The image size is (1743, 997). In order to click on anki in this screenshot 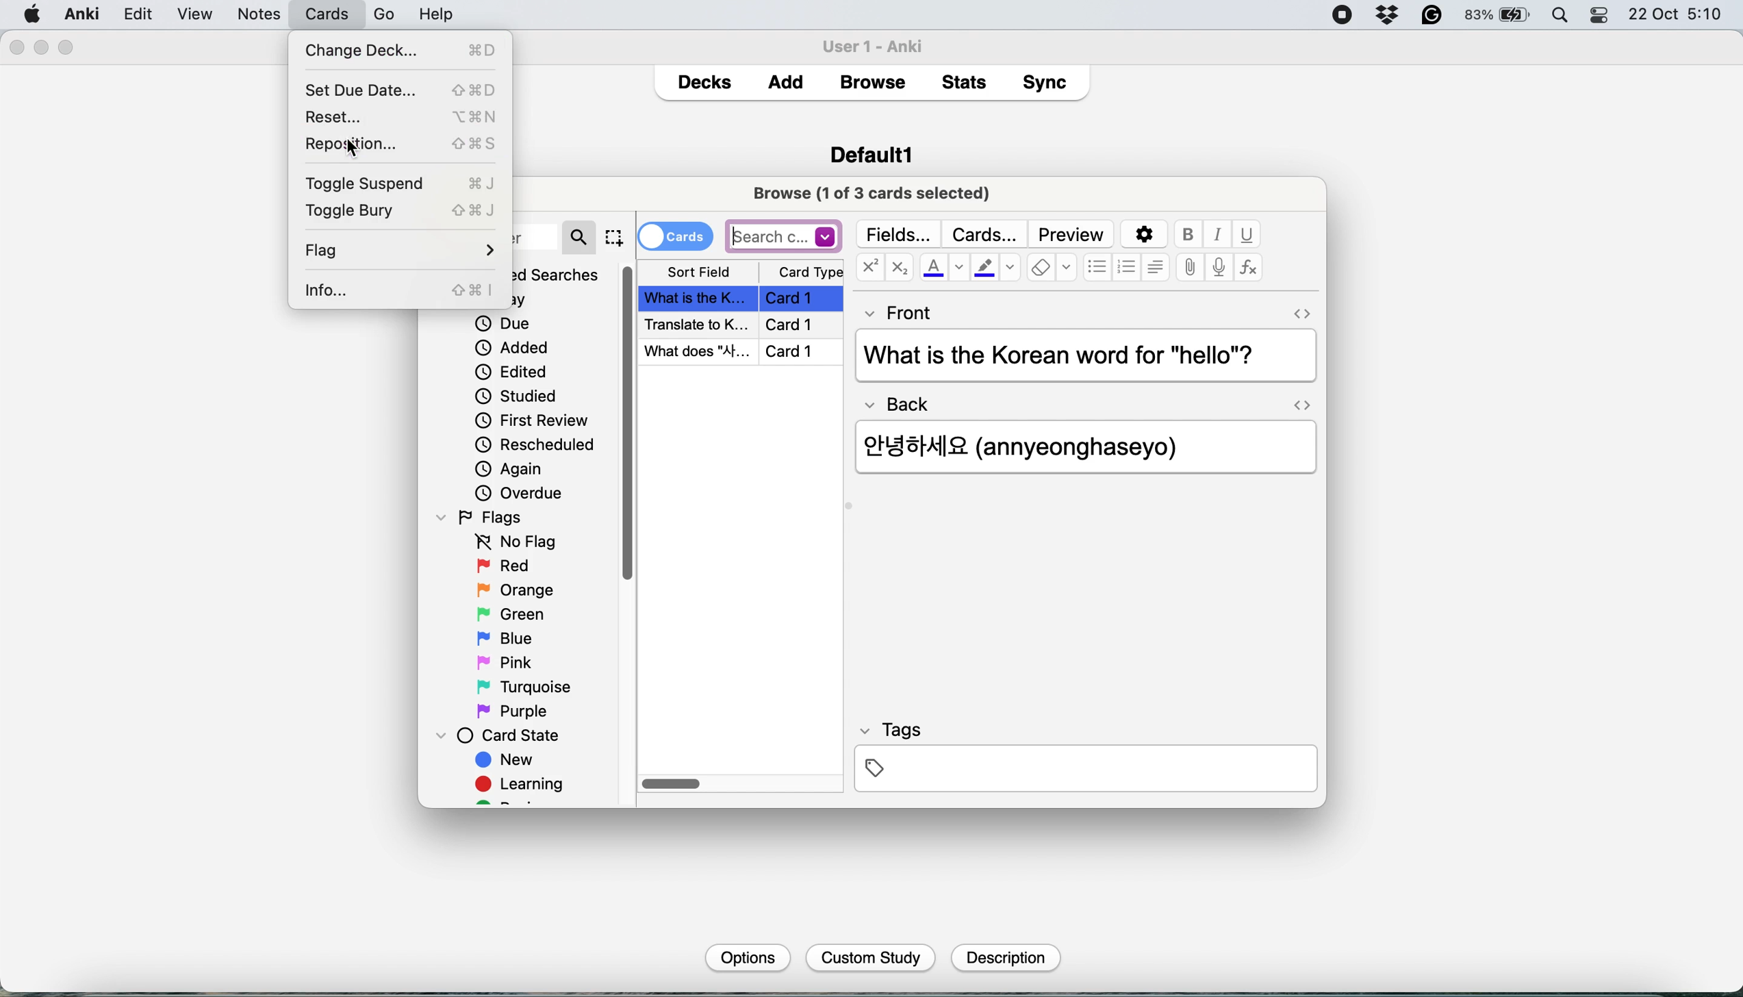, I will do `click(84, 14)`.